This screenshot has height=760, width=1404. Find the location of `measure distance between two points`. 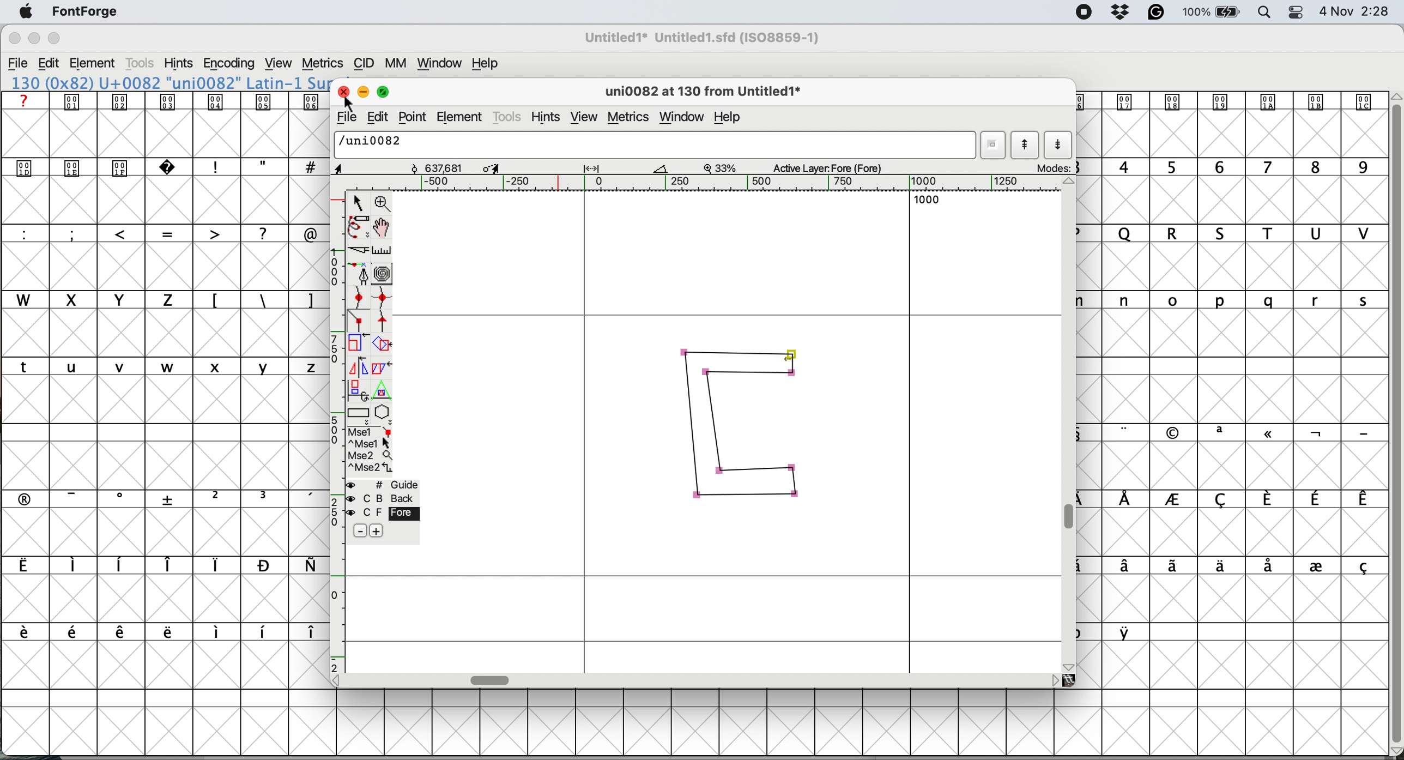

measure distance between two points is located at coordinates (383, 252).